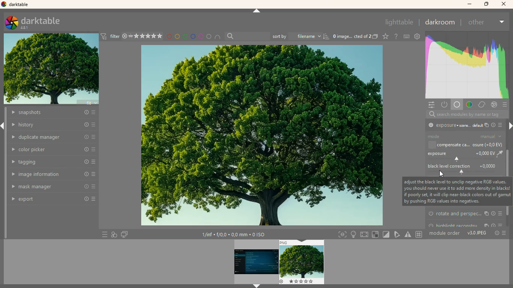 The height and width of the screenshot is (288, 513). Describe the element at coordinates (125, 234) in the screenshot. I see `screen` at that location.